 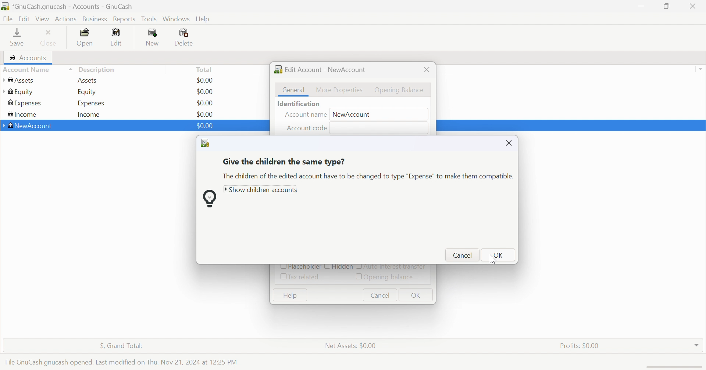 What do you see at coordinates (22, 115) in the screenshot?
I see `Income` at bounding box center [22, 115].